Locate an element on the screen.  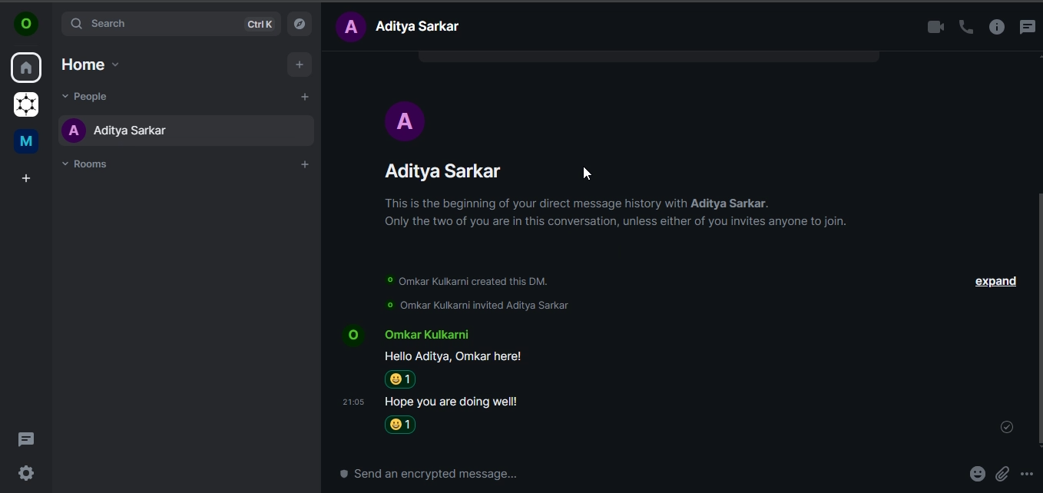
aditya sarkar is located at coordinates (121, 134).